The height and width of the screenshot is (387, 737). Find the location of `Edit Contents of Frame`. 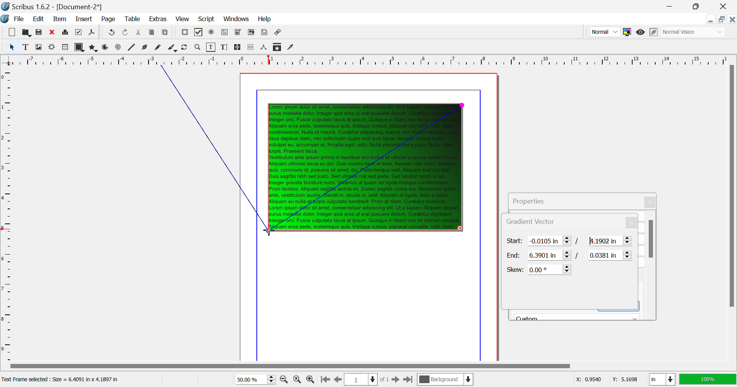

Edit Contents of Frame is located at coordinates (212, 47).